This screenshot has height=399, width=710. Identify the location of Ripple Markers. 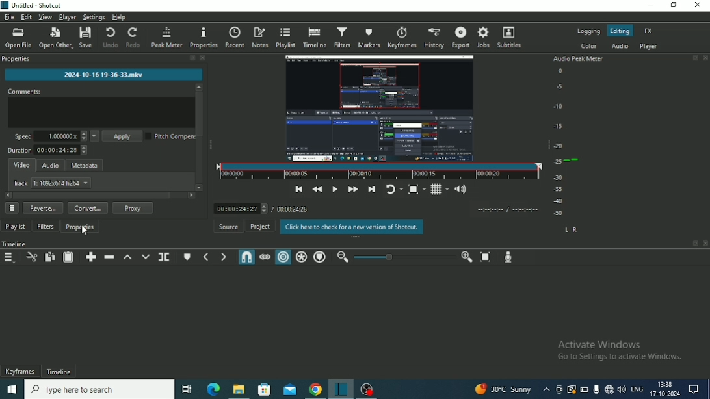
(320, 257).